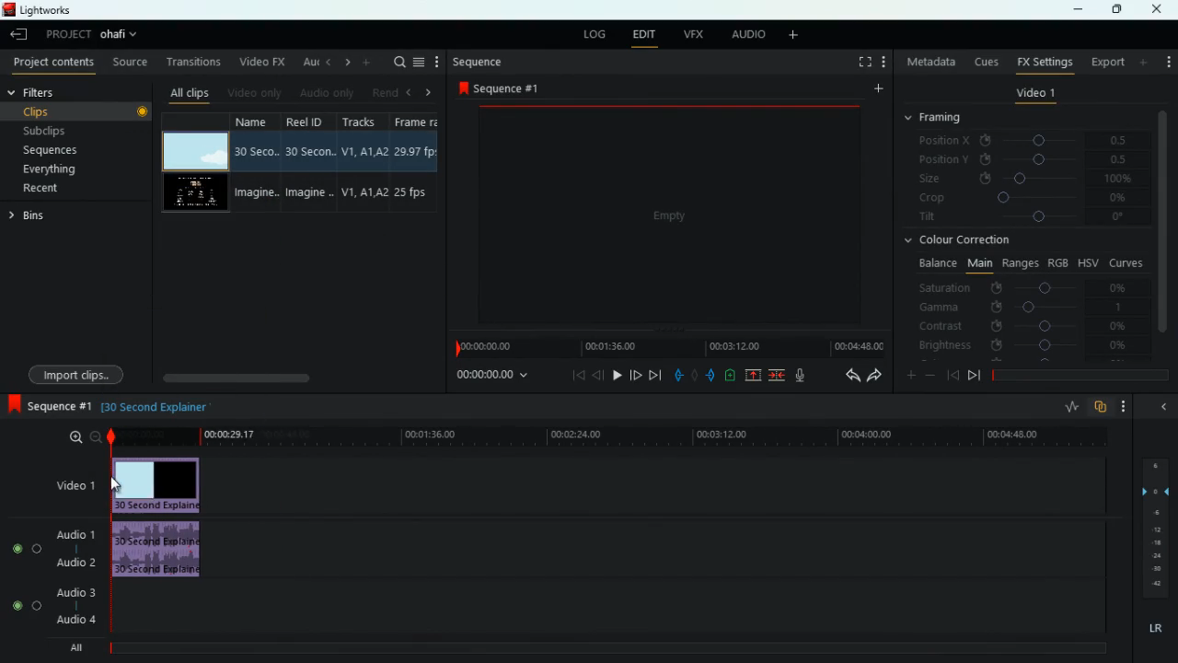  What do you see at coordinates (1144, 62) in the screenshot?
I see `more` at bounding box center [1144, 62].